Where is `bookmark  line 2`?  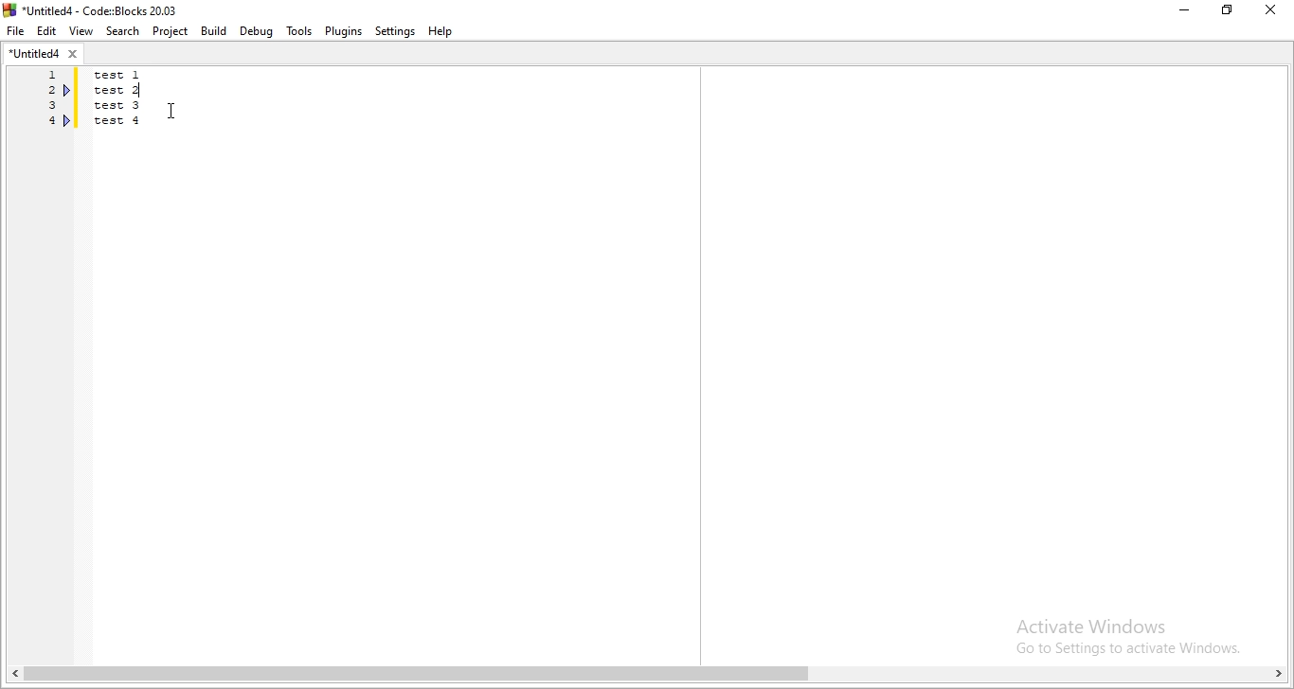
bookmark  line 2 is located at coordinates (69, 93).